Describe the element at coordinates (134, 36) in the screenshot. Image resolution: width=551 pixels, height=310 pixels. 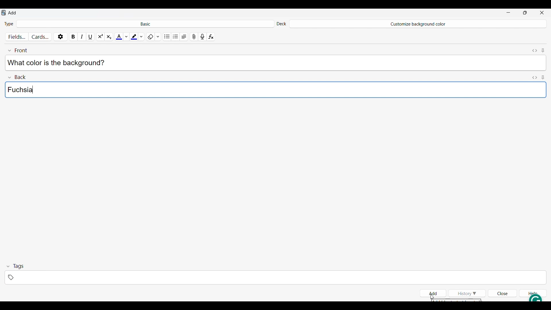
I see `Selected highlight color` at that location.